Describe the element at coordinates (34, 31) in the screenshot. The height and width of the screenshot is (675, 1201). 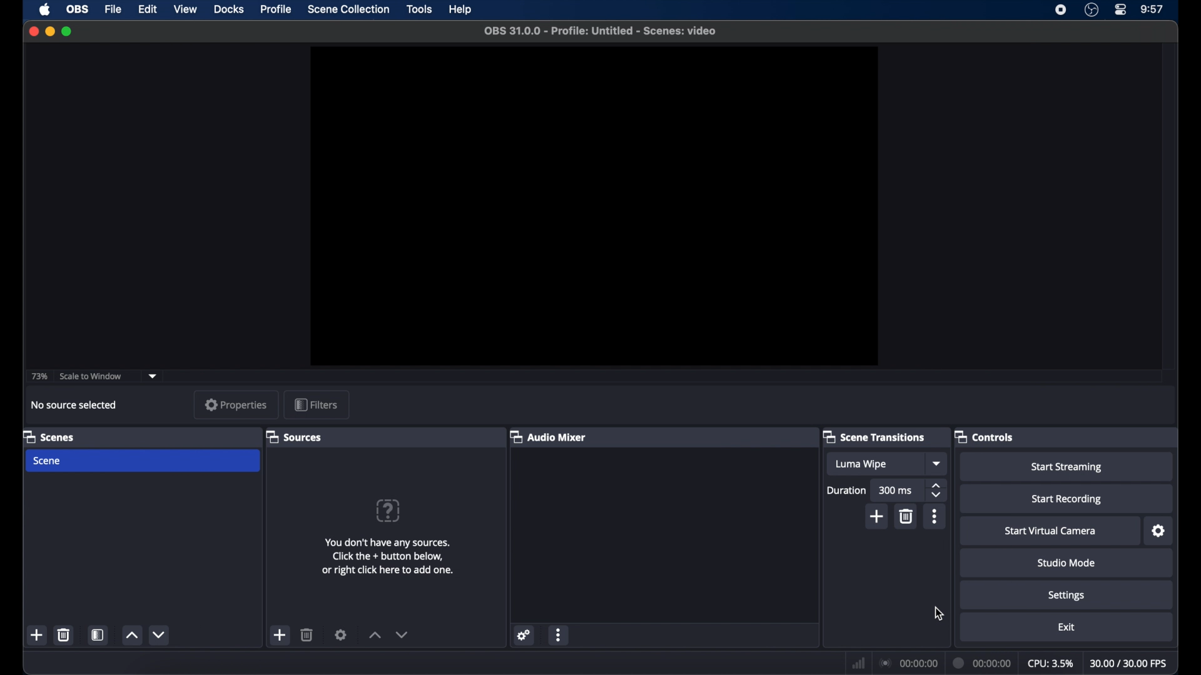
I see `close` at that location.